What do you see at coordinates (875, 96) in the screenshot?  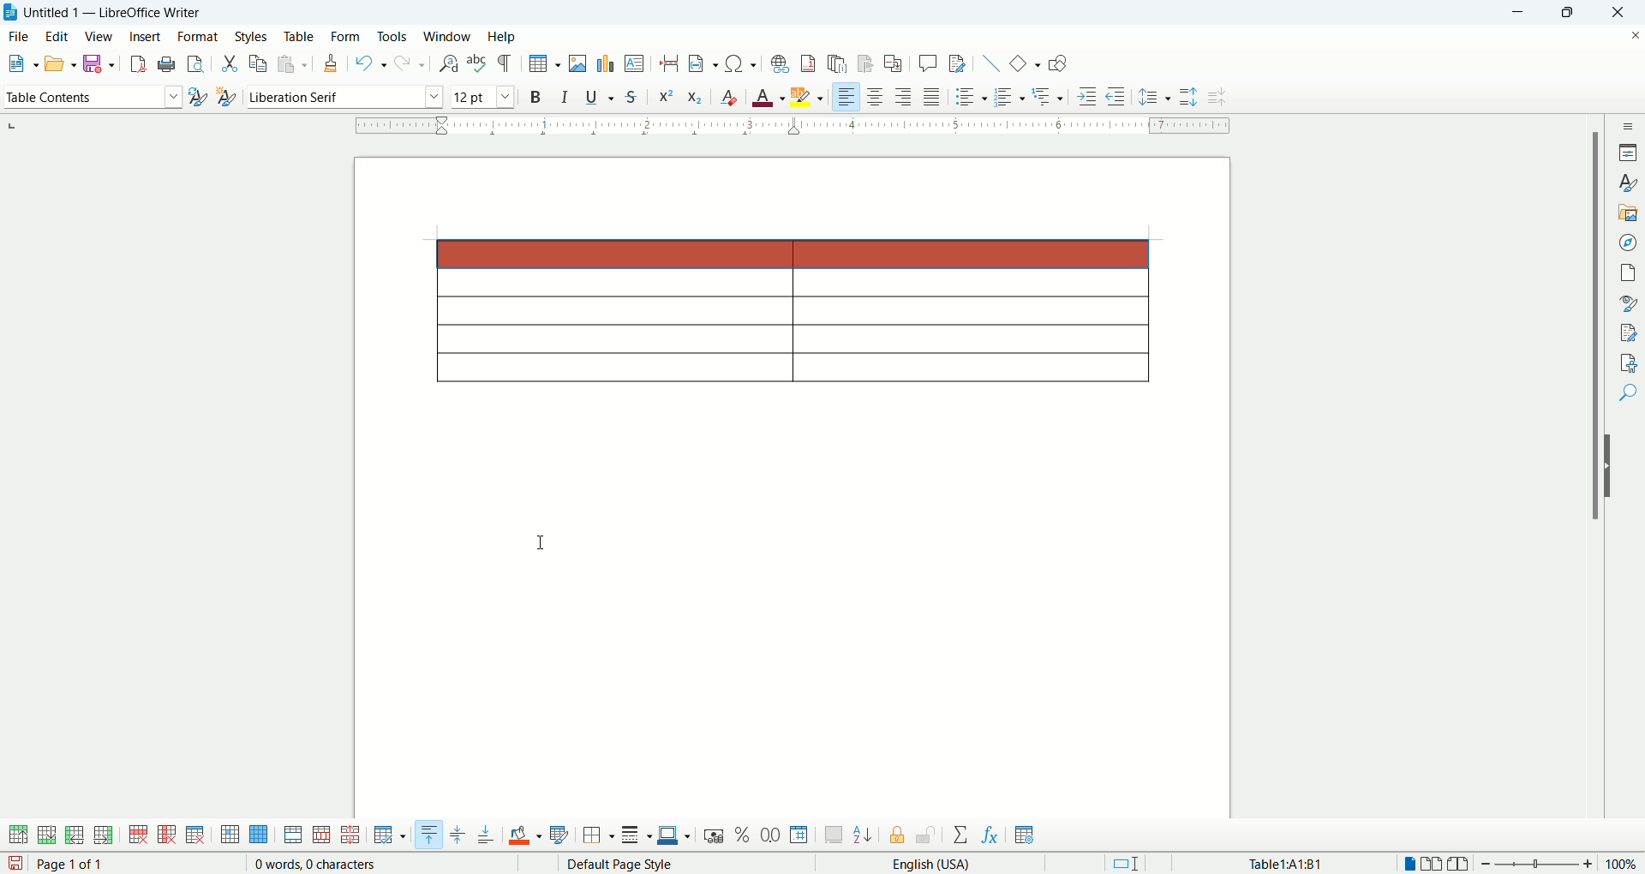 I see `align center` at bounding box center [875, 96].